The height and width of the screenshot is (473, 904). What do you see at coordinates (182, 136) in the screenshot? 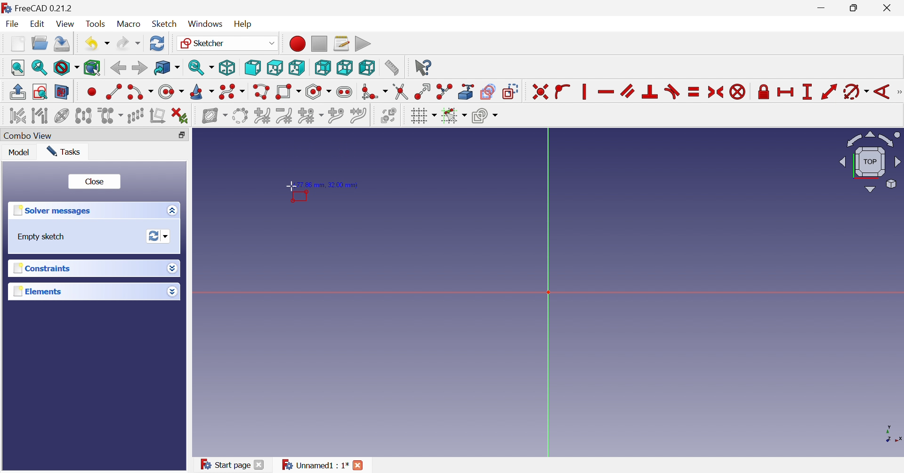
I see `Restore down` at bounding box center [182, 136].